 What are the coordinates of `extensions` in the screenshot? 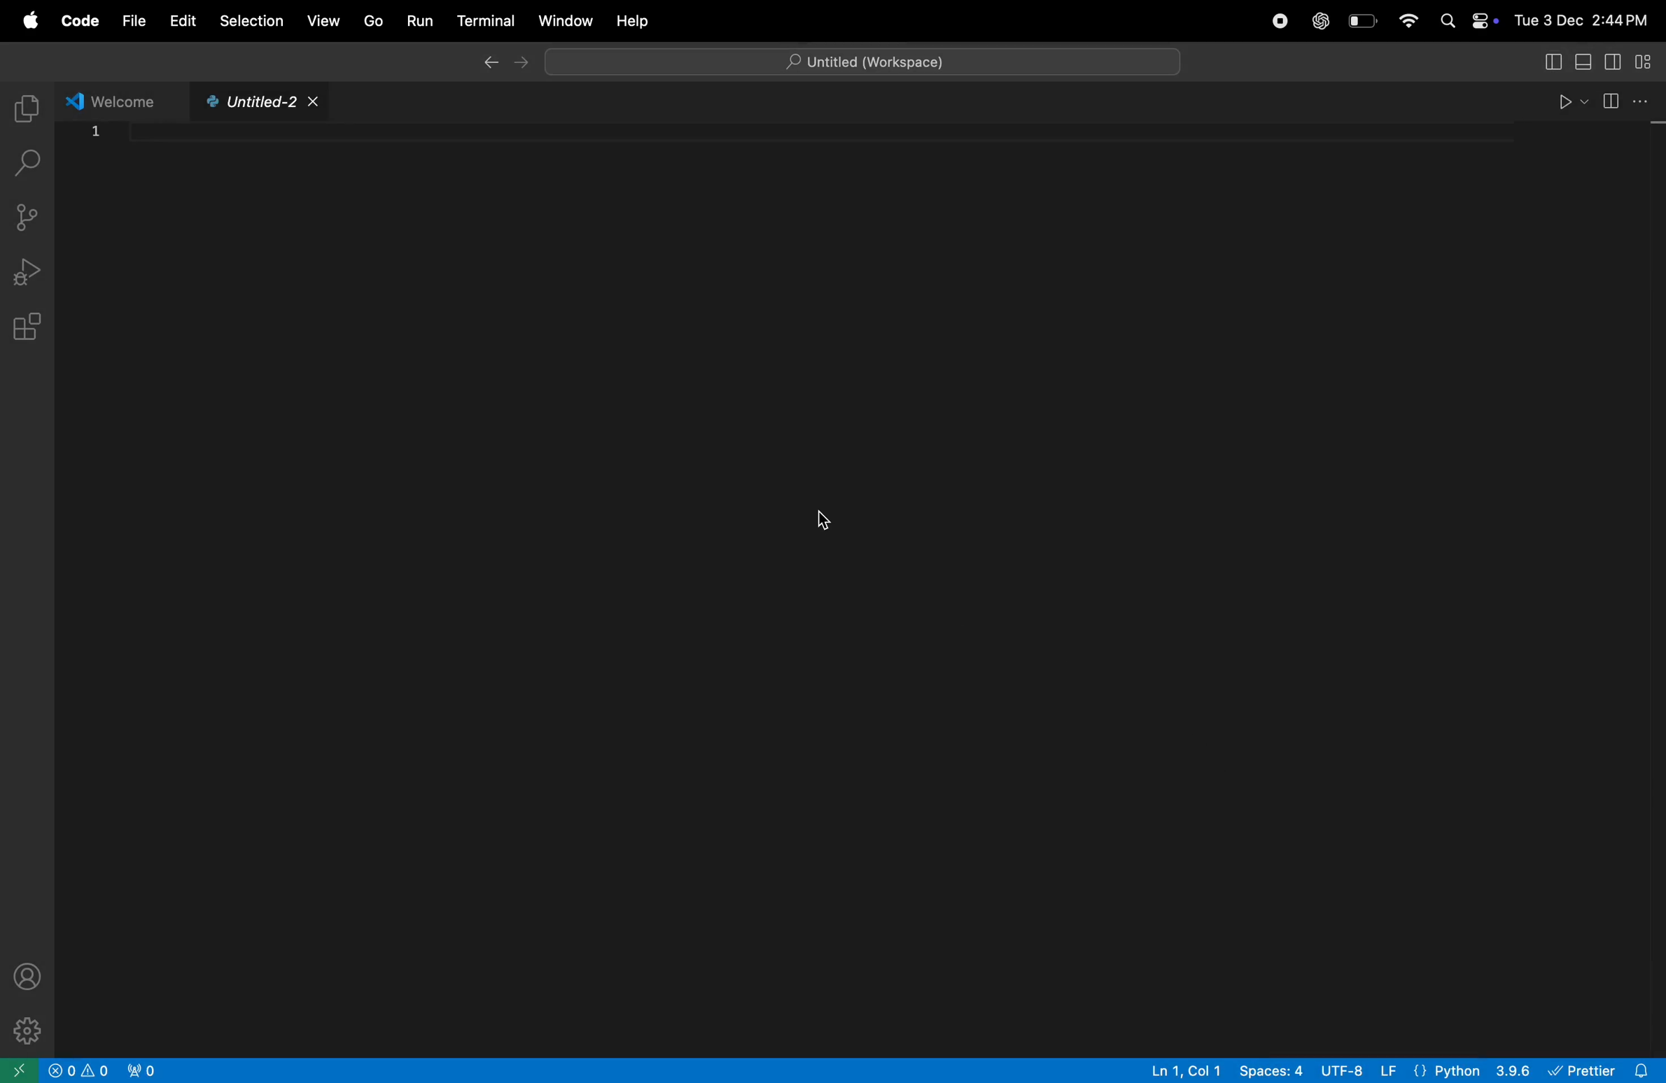 It's located at (31, 329).